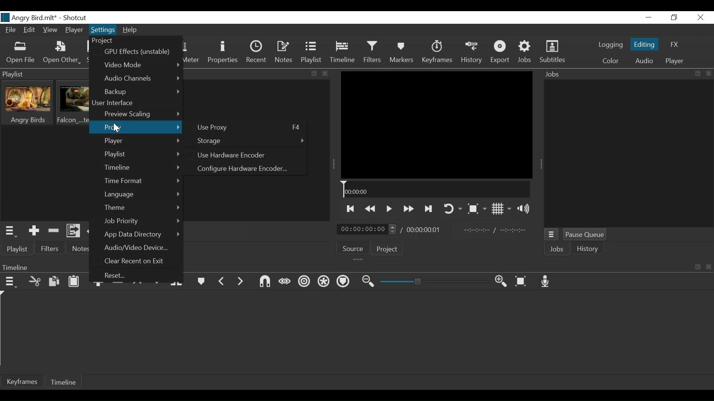  What do you see at coordinates (553, 52) in the screenshot?
I see `Subtitles` at bounding box center [553, 52].